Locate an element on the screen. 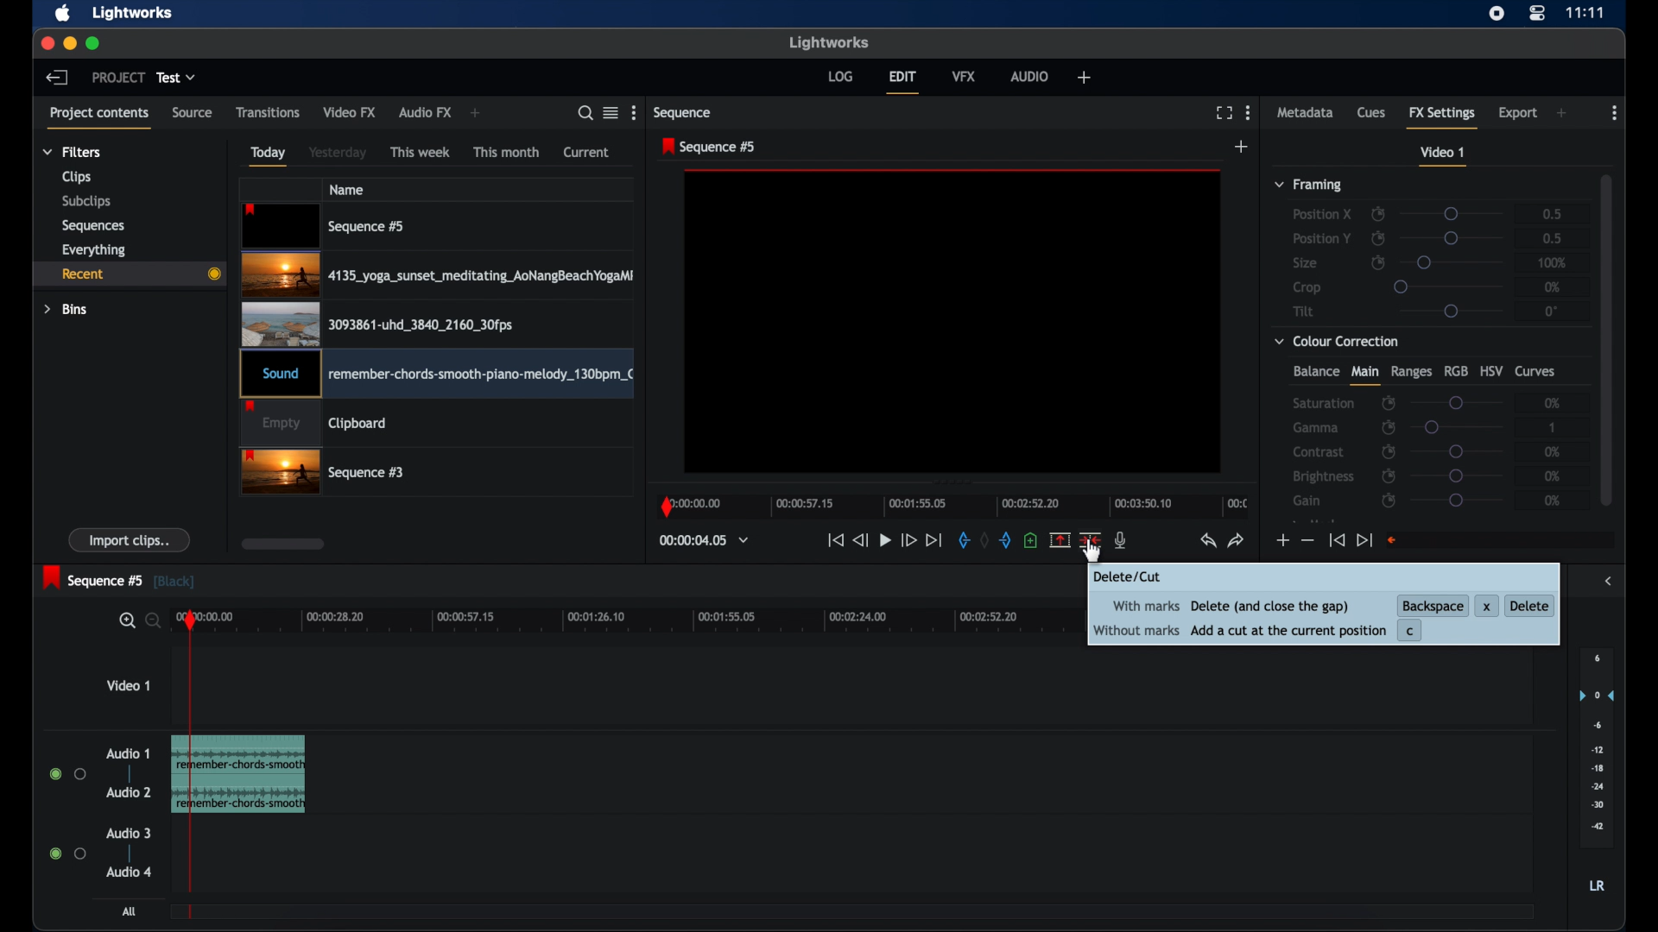 This screenshot has height=932, width=1658. add is located at coordinates (1561, 113).